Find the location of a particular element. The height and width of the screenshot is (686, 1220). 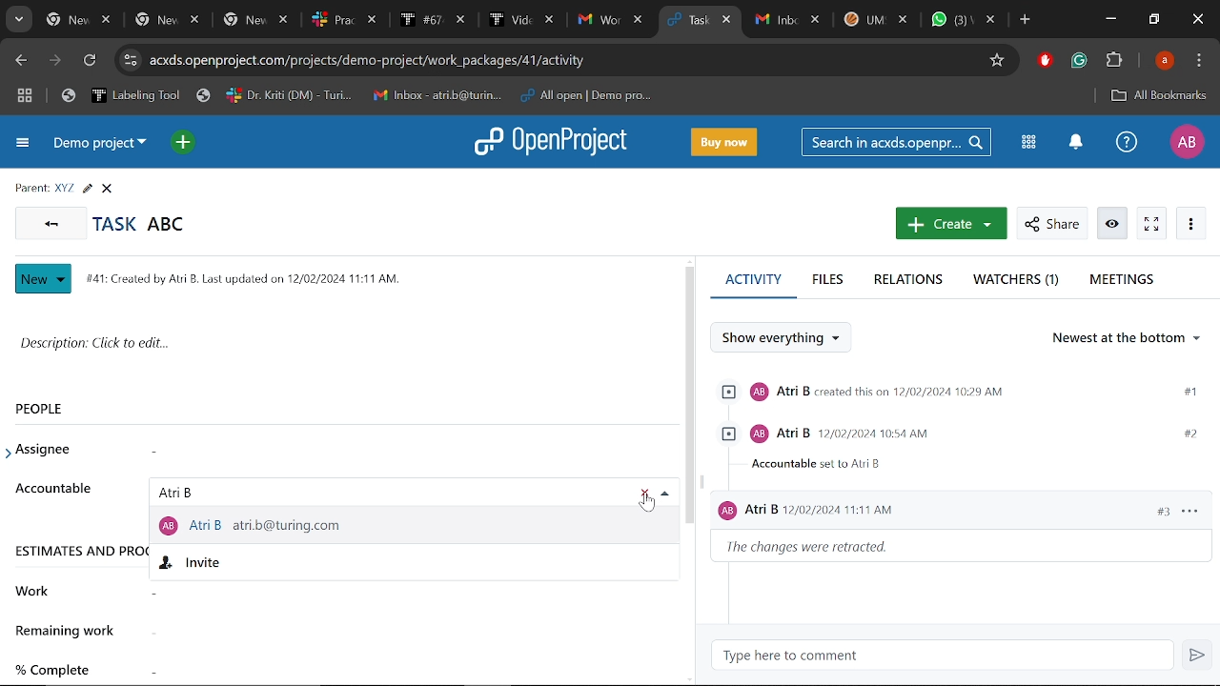

Newest t the bottom is located at coordinates (1128, 342).